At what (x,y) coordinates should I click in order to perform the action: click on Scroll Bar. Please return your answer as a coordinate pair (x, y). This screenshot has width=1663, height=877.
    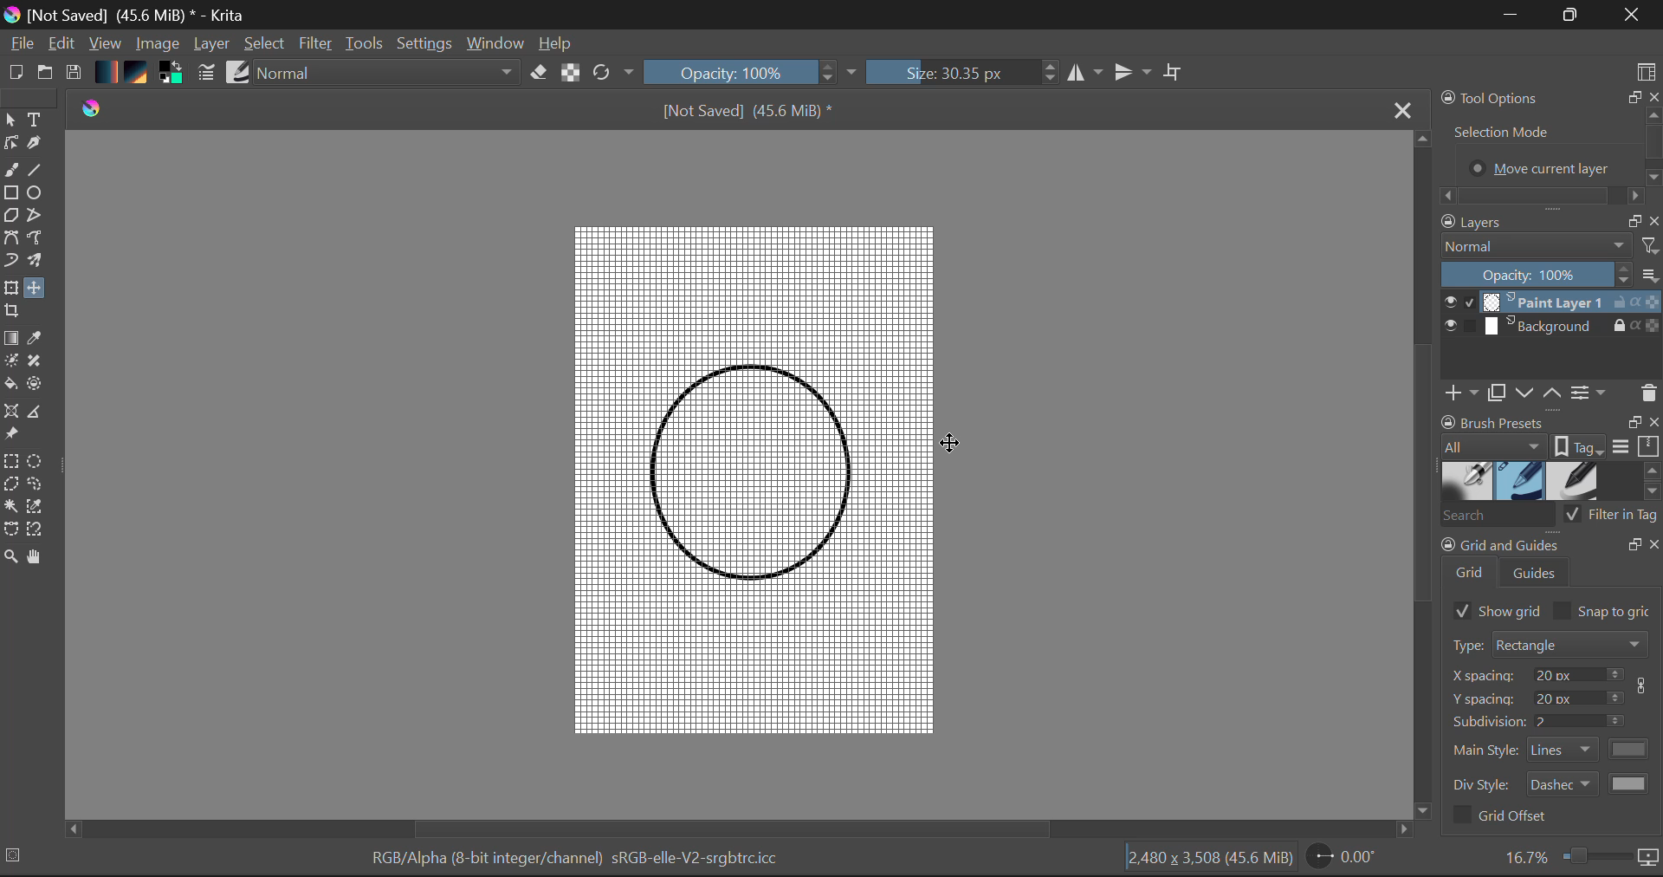
    Looking at the image, I should click on (741, 828).